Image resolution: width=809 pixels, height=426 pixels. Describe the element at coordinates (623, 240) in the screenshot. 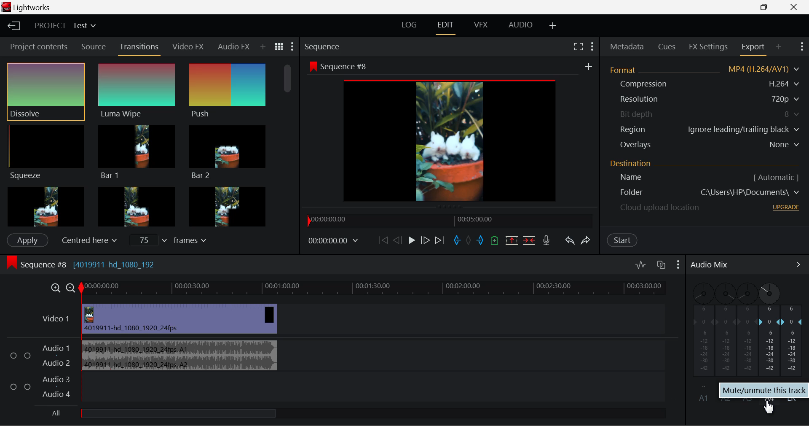

I see `Start` at that location.